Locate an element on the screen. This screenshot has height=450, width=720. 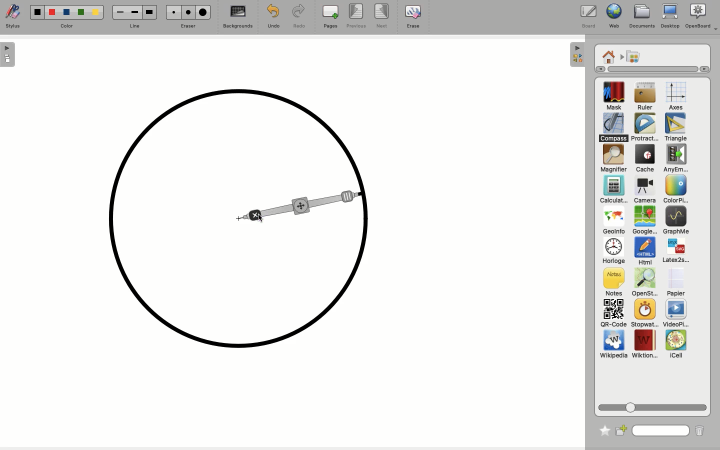
Search is located at coordinates (661, 429).